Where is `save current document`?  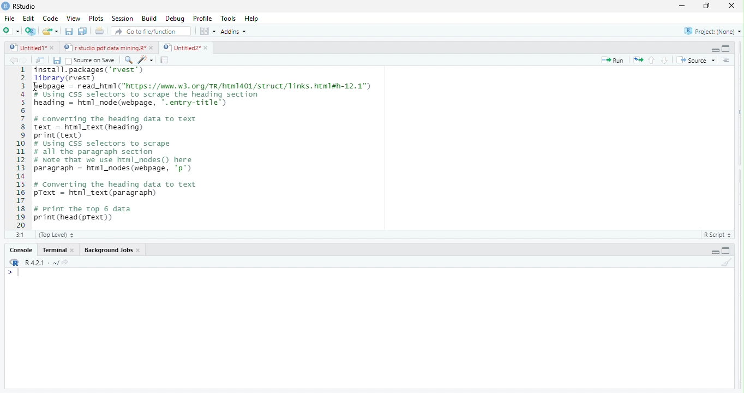 save current document is located at coordinates (69, 32).